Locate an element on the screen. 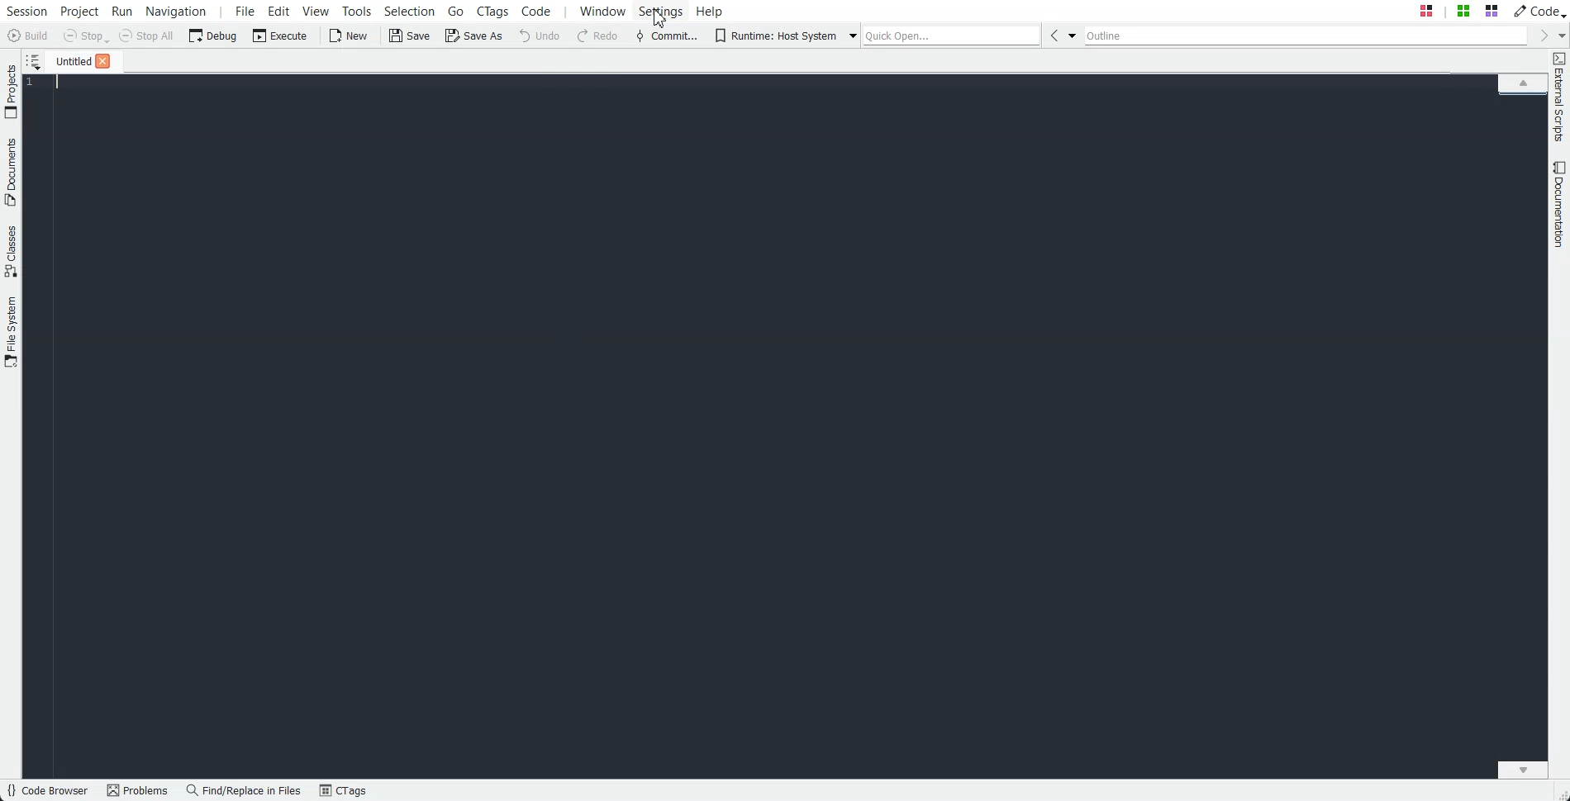 The image size is (1570, 801). Quick Open is located at coordinates (952, 35).